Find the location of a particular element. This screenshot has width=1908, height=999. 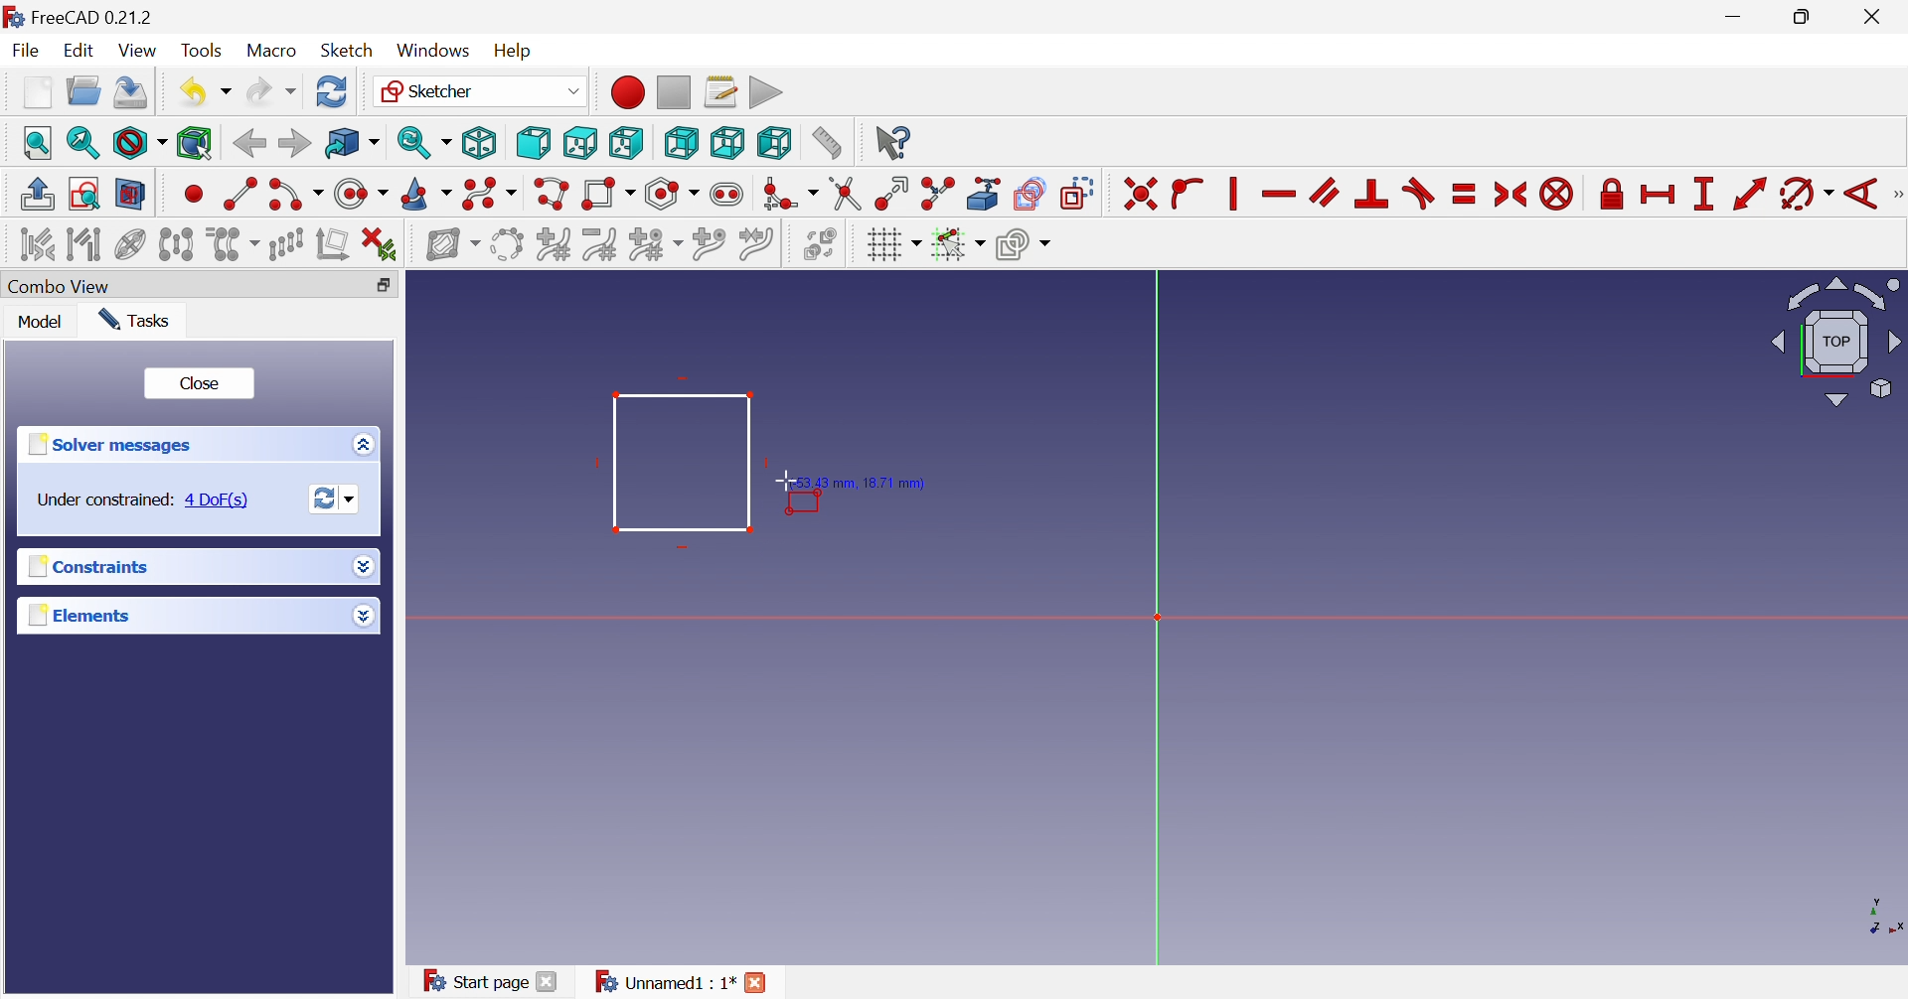

Trim edge is located at coordinates (844, 194).